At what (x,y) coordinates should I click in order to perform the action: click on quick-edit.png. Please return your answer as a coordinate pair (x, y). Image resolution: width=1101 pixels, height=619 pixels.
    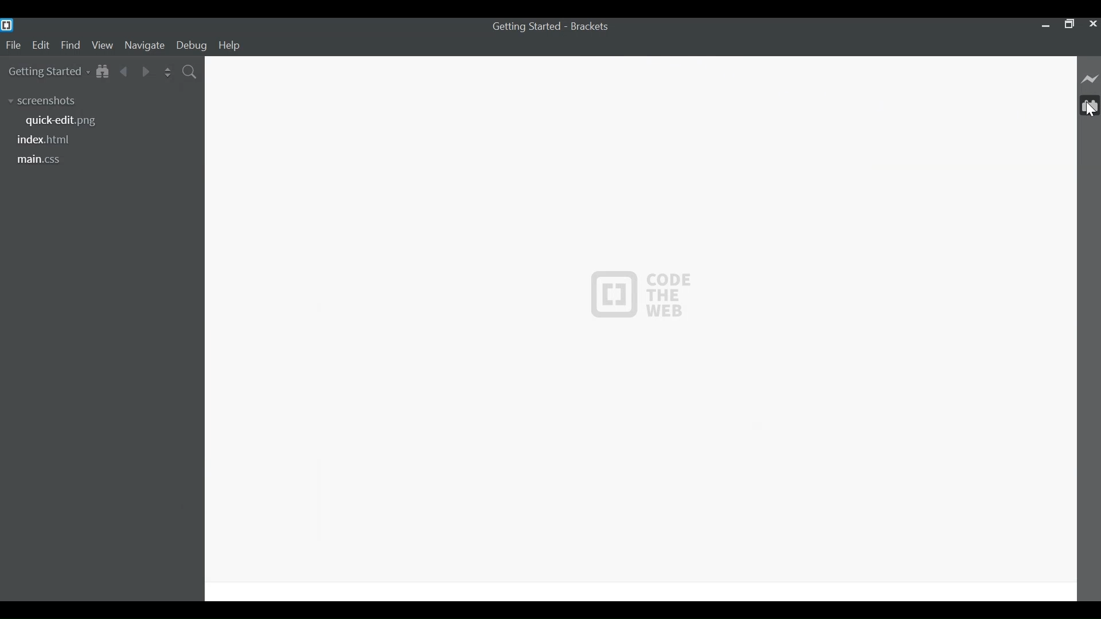
    Looking at the image, I should click on (66, 120).